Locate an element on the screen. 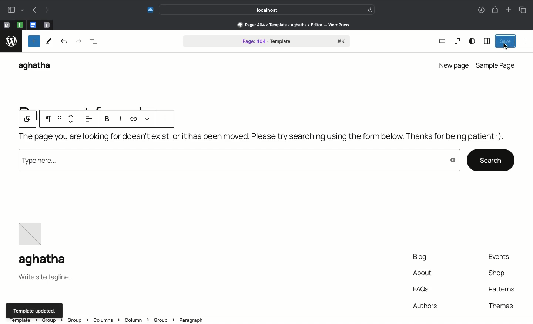 The width and height of the screenshot is (533, 324). Bold is located at coordinates (107, 120).